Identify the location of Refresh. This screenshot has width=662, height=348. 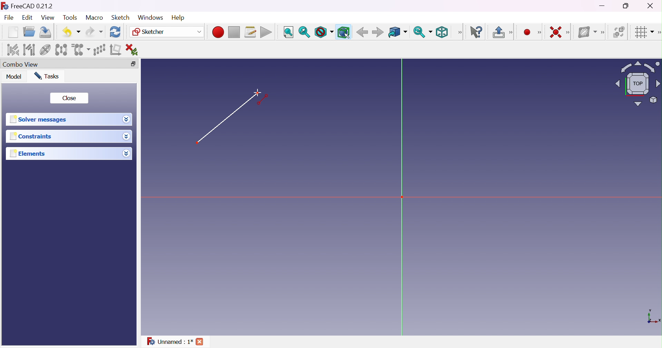
(116, 32).